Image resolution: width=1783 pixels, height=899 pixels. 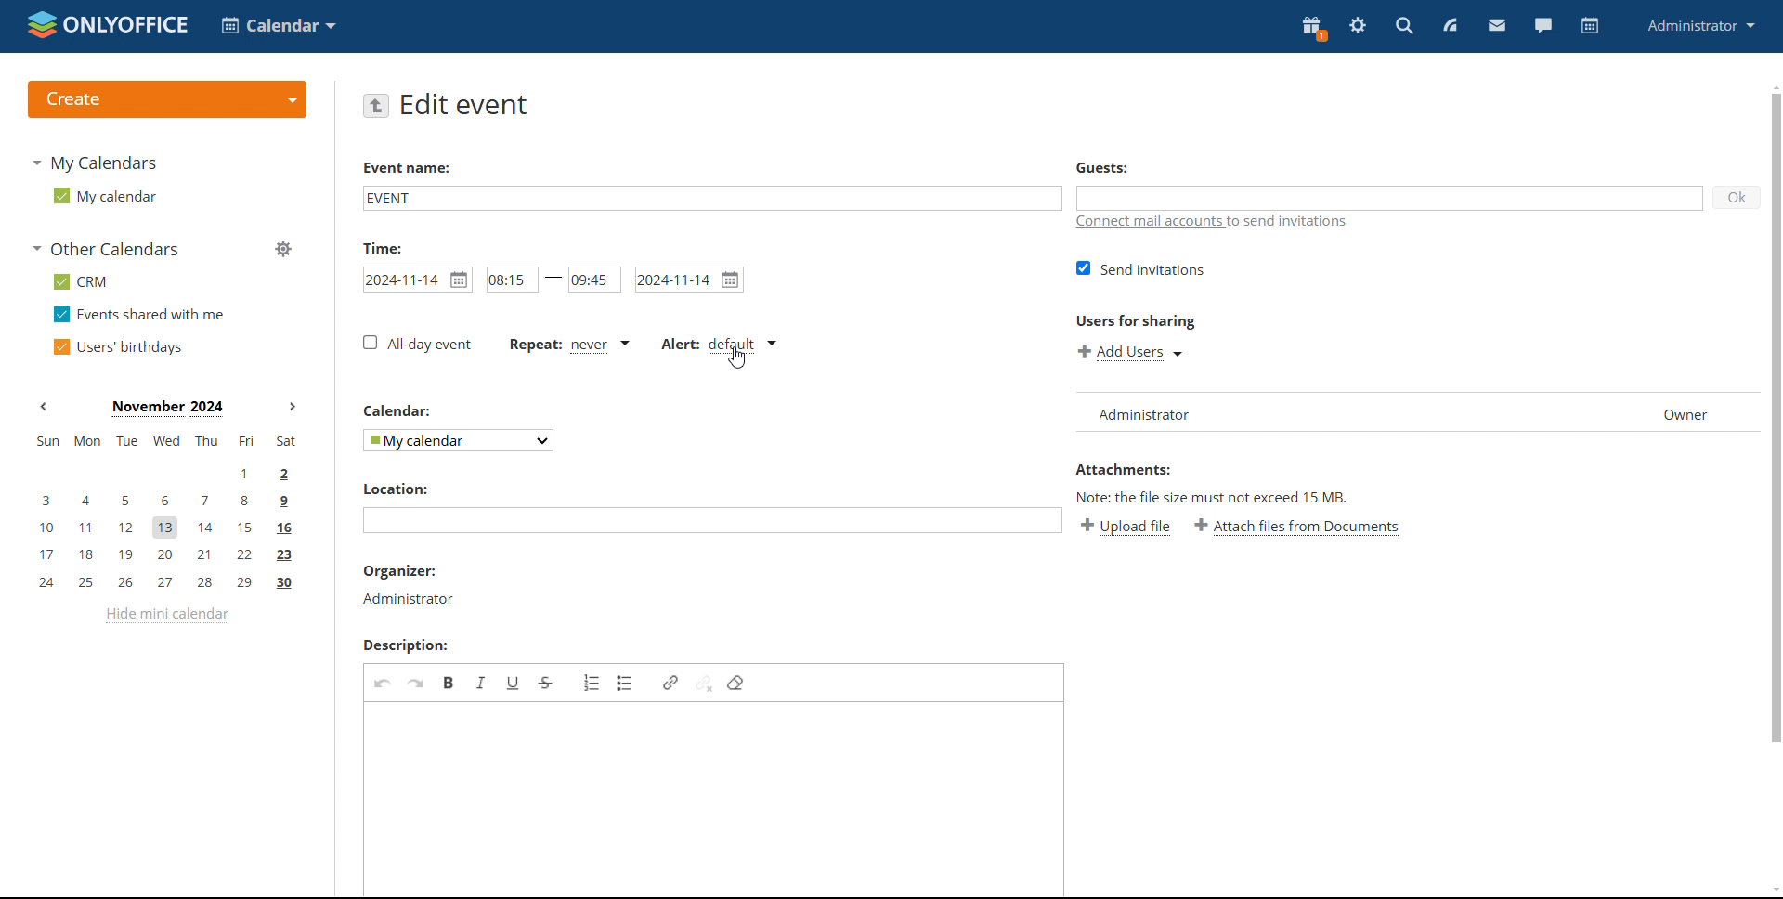 What do you see at coordinates (382, 681) in the screenshot?
I see `undo` at bounding box center [382, 681].